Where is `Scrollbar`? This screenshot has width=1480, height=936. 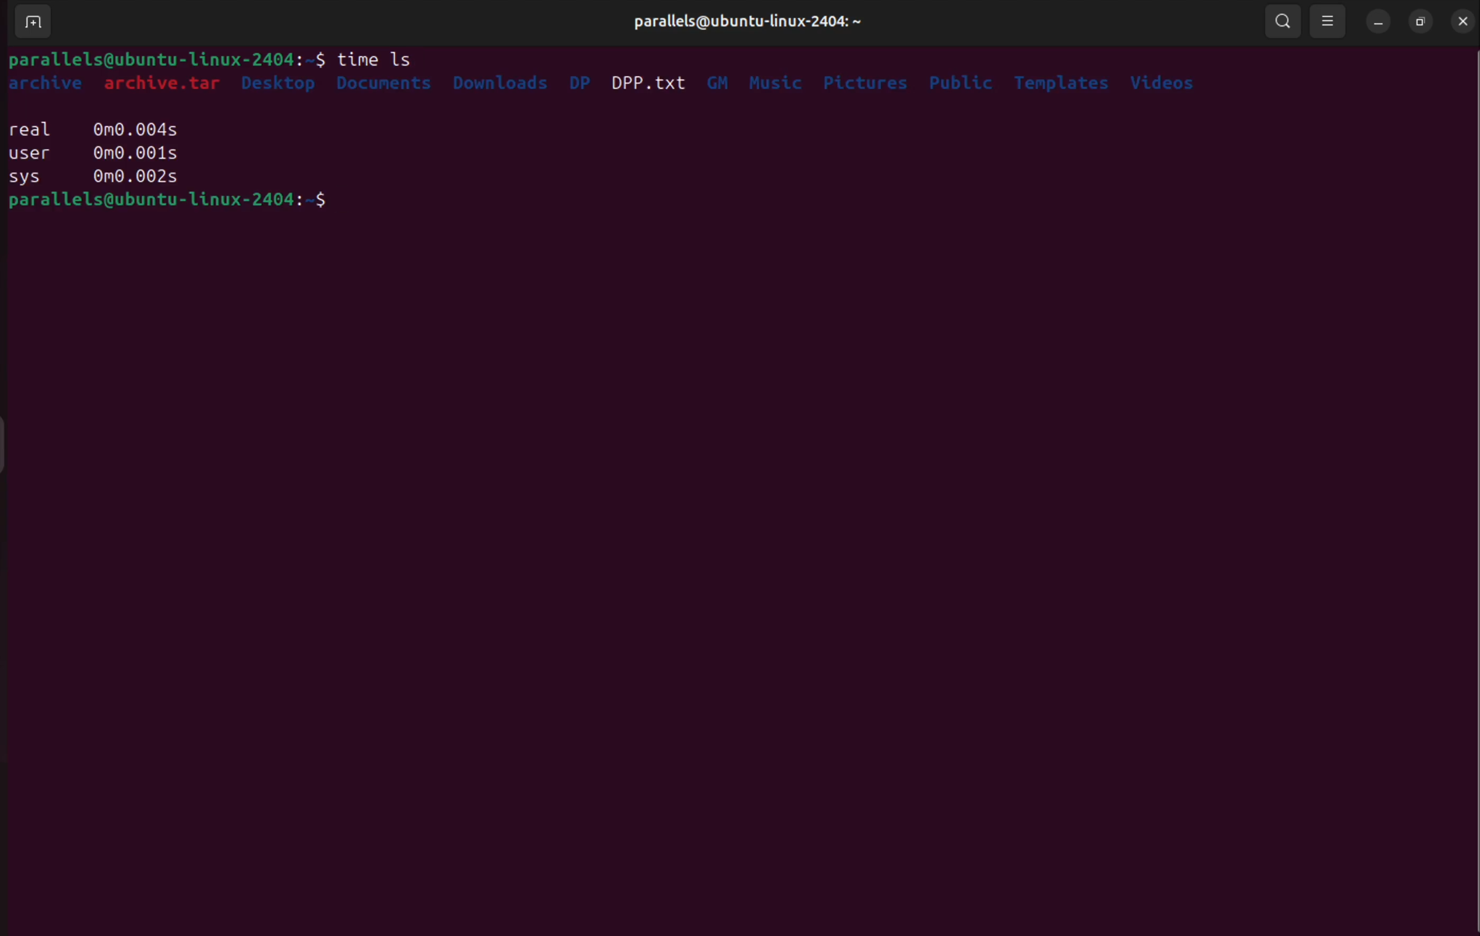
Scrollbar is located at coordinates (1471, 491).